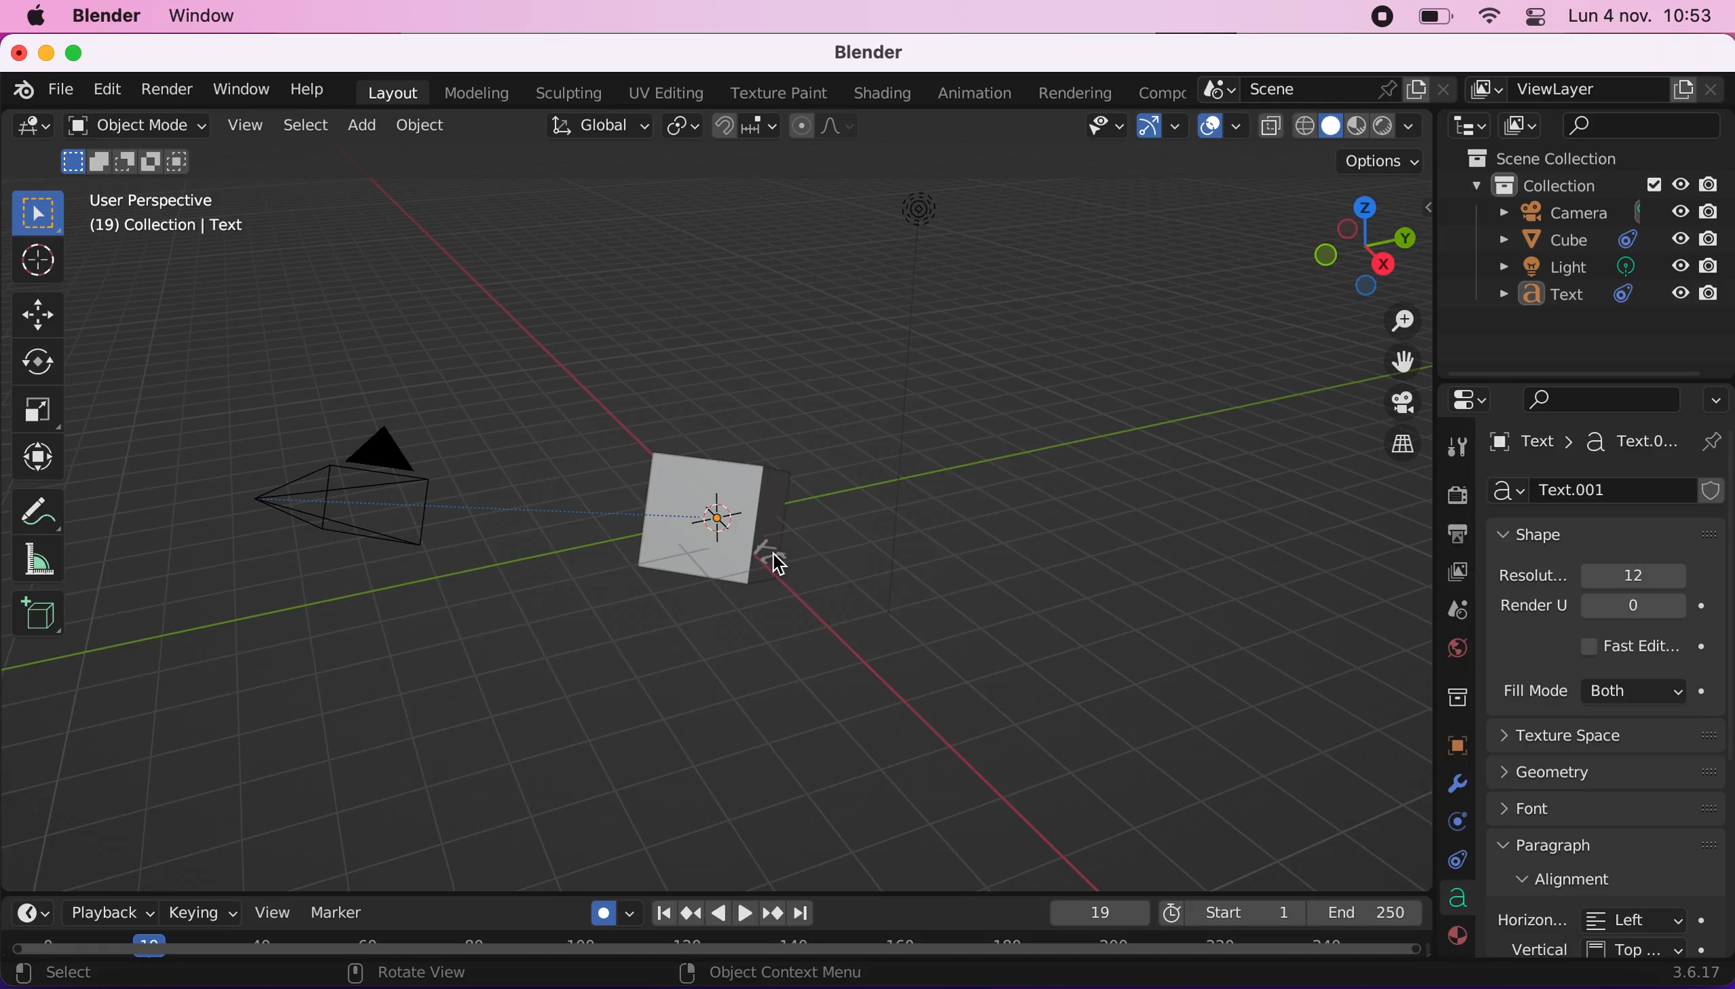 The width and height of the screenshot is (1735, 989). I want to click on 19, so click(1095, 913).